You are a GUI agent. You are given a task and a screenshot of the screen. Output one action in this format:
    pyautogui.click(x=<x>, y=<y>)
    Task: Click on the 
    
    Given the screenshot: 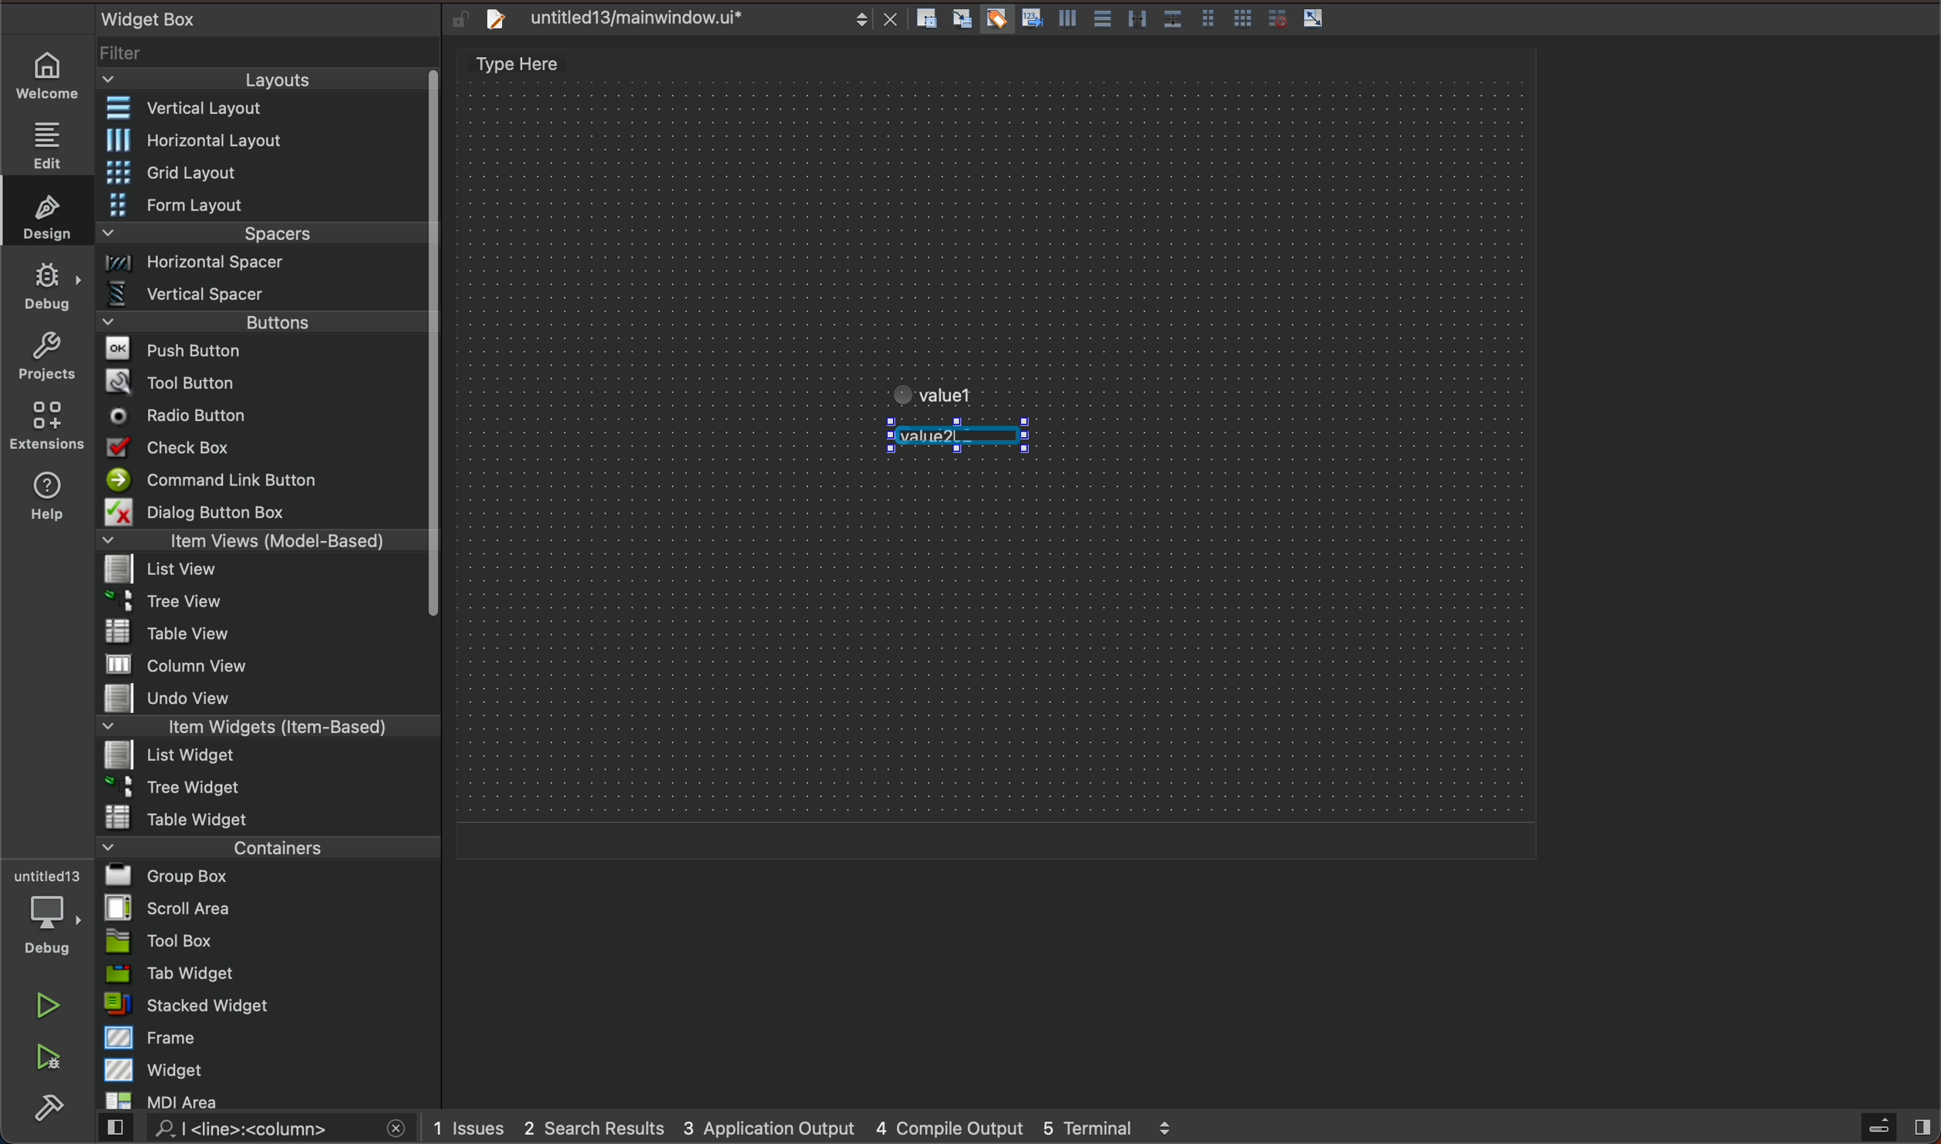 What is the action you would take?
    pyautogui.click(x=1100, y=20)
    